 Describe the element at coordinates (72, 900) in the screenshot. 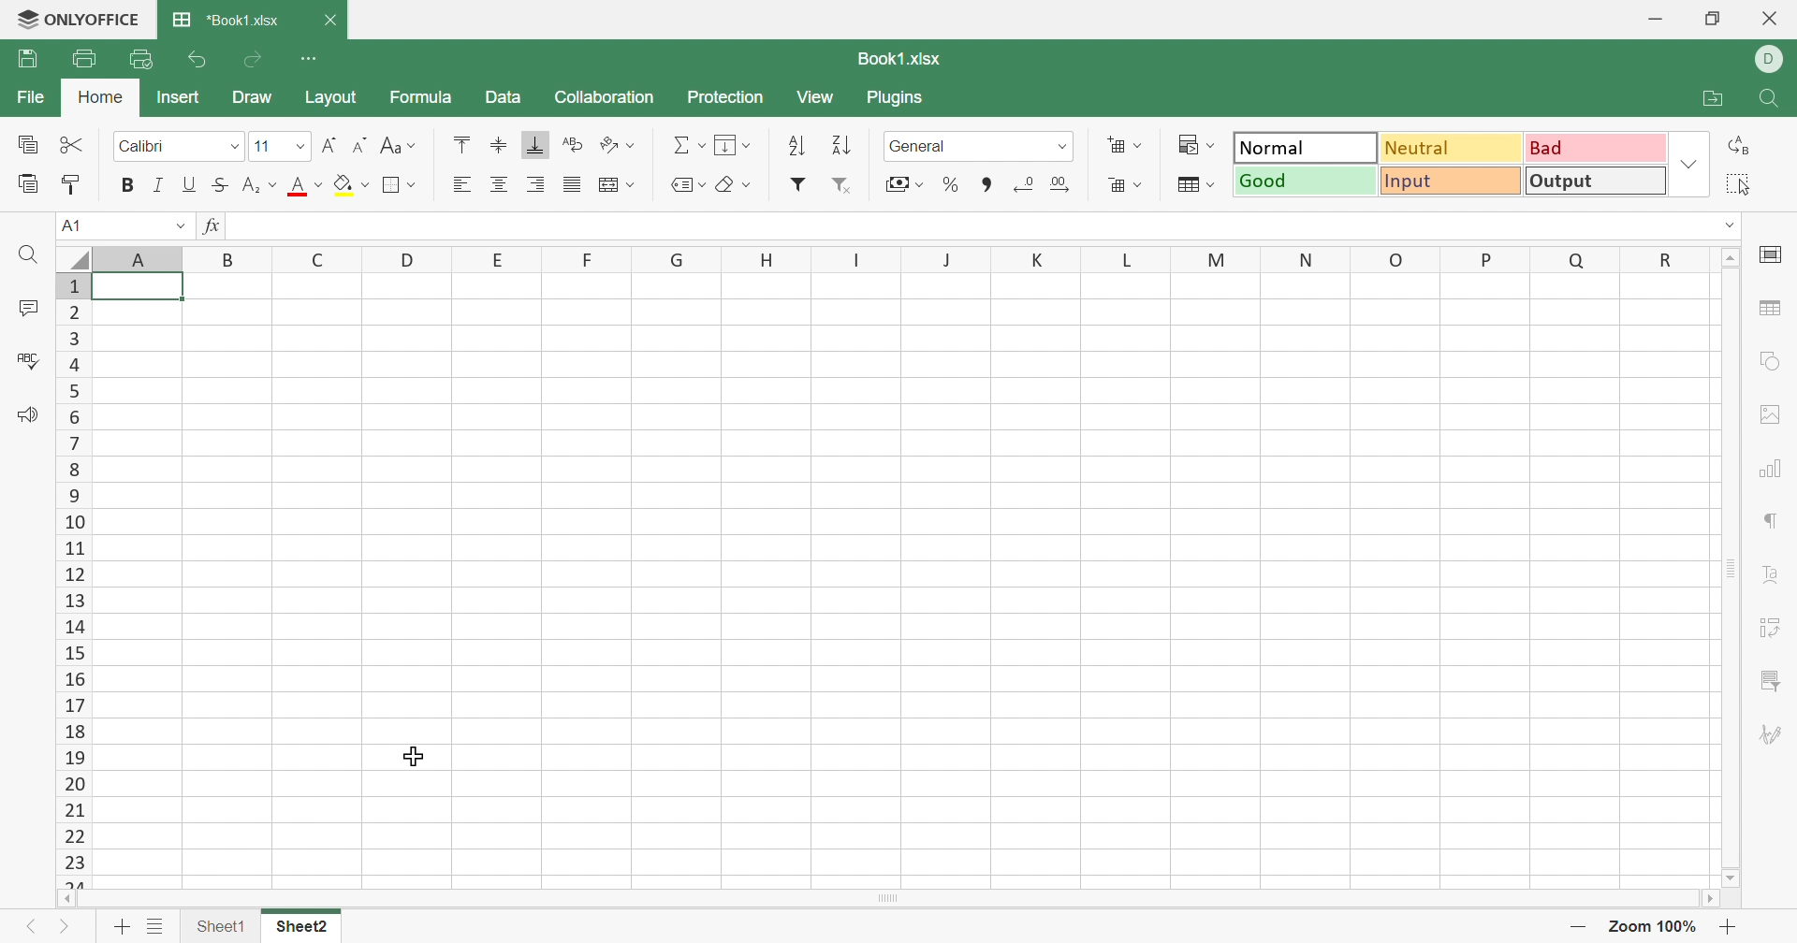

I see `Scroll left` at that location.